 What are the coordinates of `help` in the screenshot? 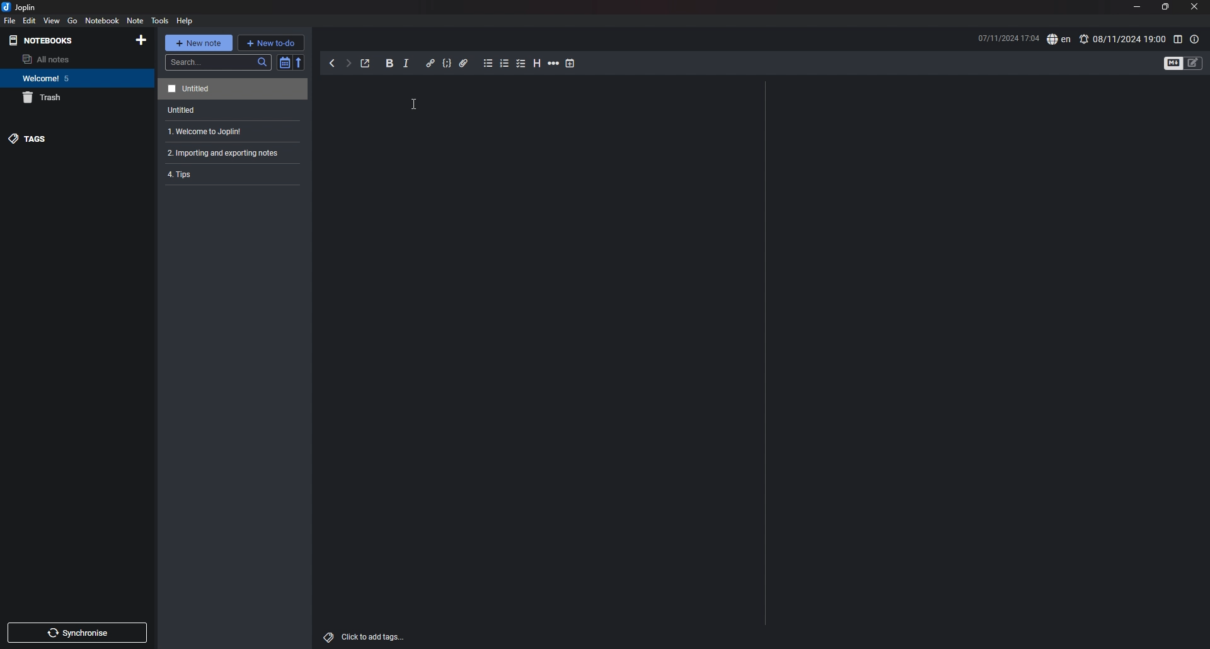 It's located at (186, 21).